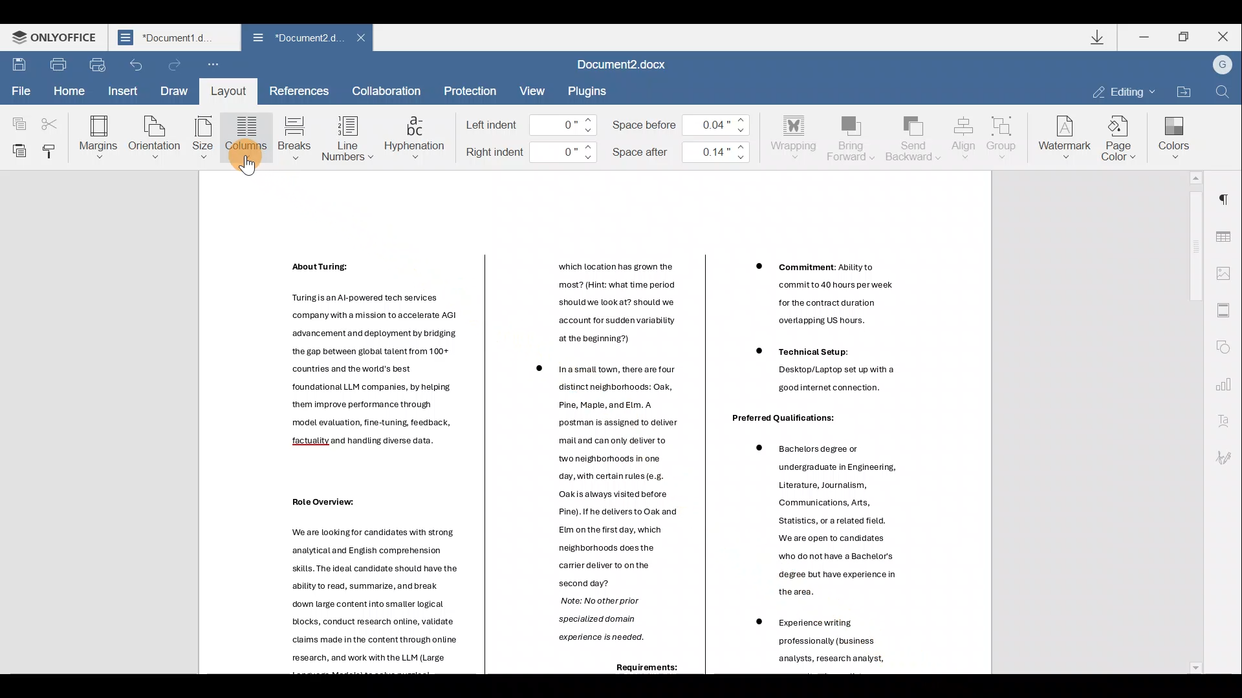  I want to click on Document2.d, so click(296, 41).